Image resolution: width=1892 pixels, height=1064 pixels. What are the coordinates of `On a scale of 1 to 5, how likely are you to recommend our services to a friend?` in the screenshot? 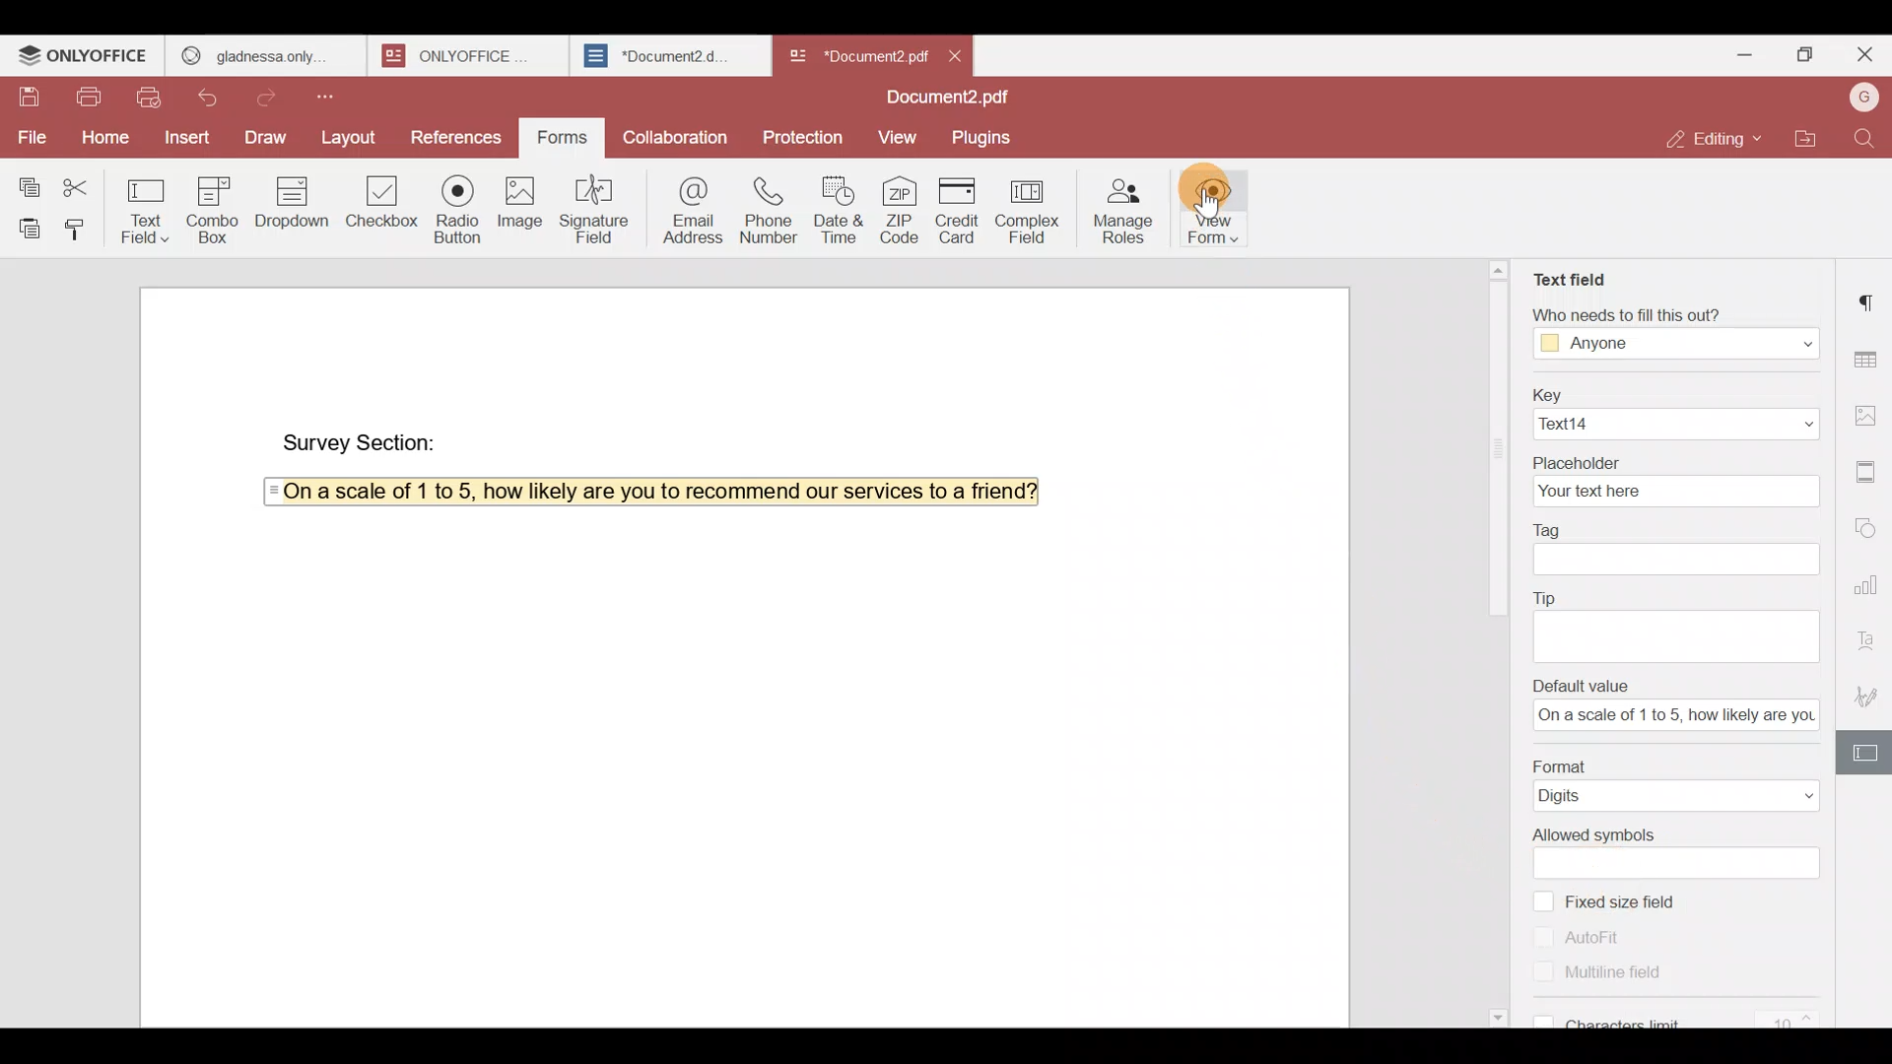 It's located at (648, 492).